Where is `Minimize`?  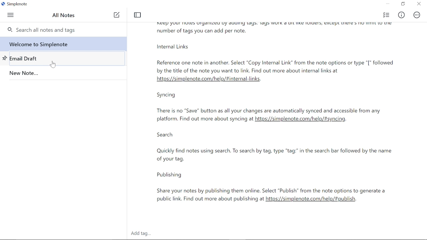
Minimize is located at coordinates (388, 4).